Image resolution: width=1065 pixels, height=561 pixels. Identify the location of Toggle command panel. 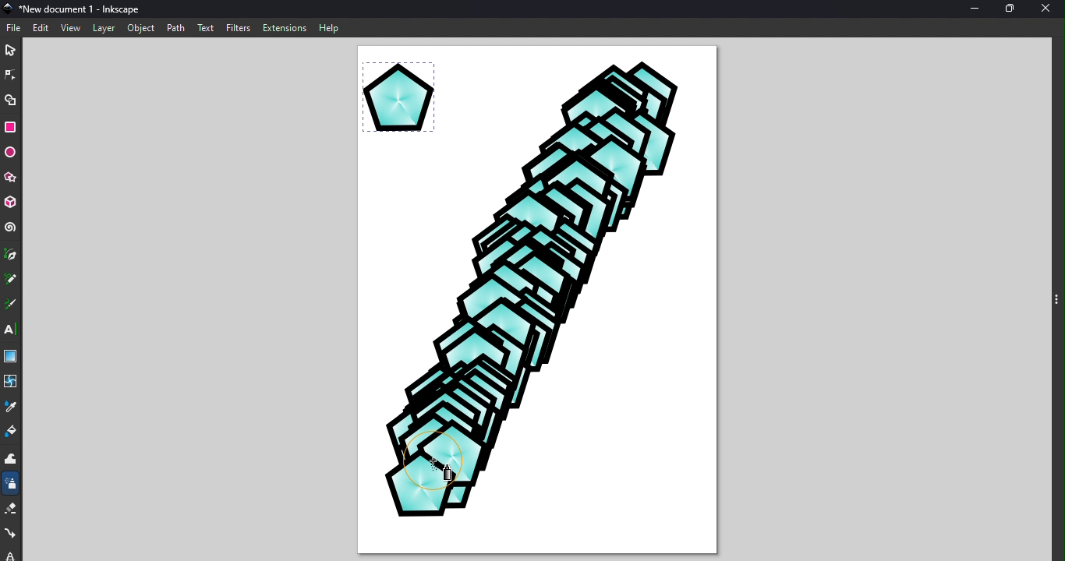
(1045, 302).